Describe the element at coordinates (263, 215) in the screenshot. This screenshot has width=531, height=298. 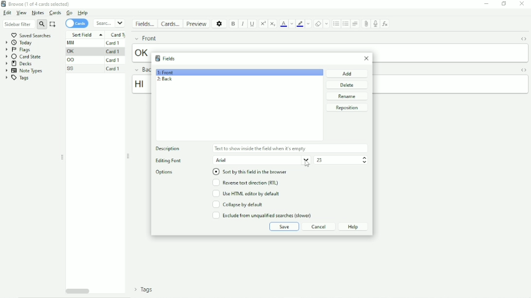
I see `Exclude from unqualified searches (slower)` at that location.